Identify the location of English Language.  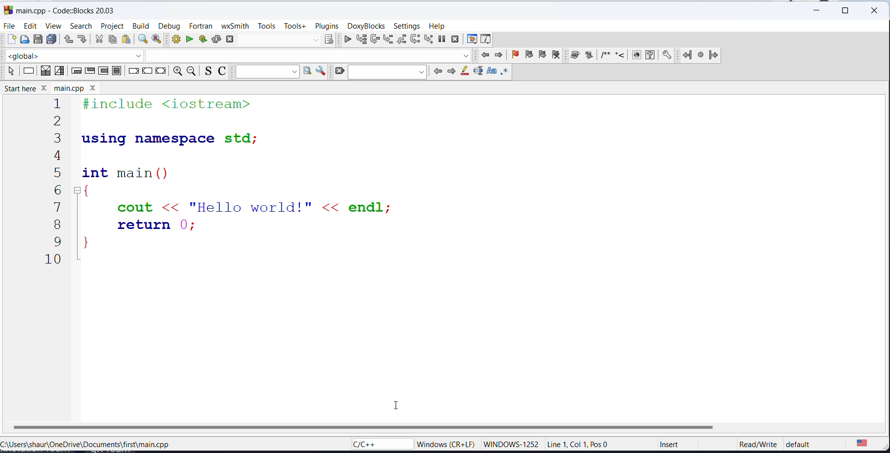
(865, 443).